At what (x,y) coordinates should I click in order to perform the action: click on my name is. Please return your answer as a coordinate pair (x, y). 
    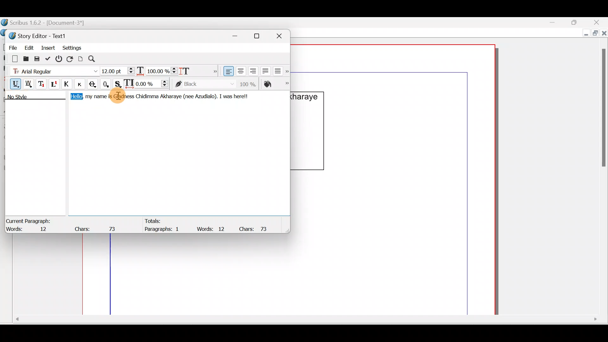
    Looking at the image, I should click on (98, 98).